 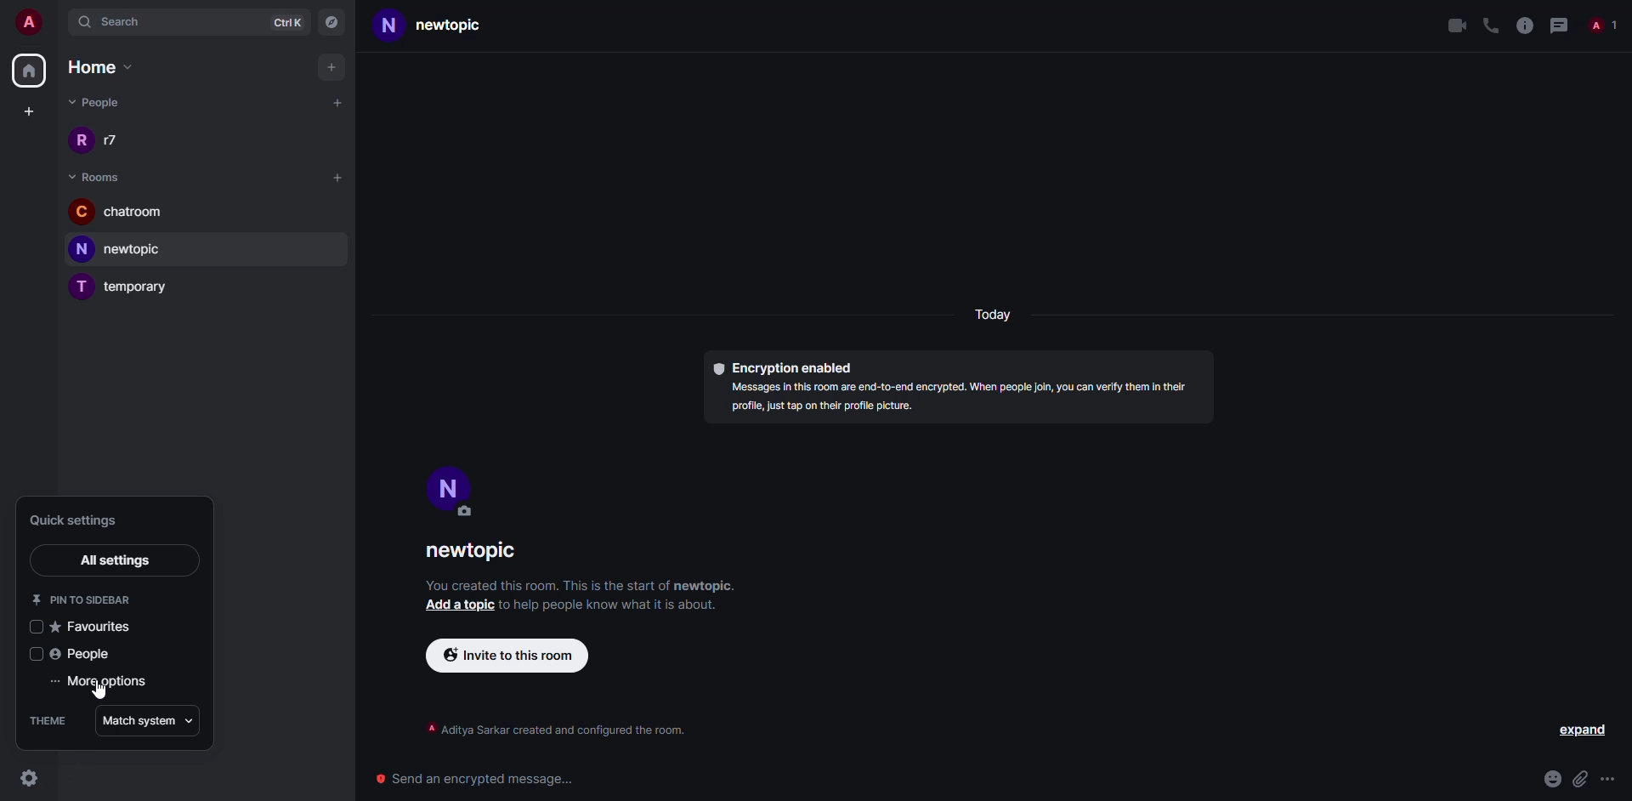 What do you see at coordinates (332, 21) in the screenshot?
I see `navigator` at bounding box center [332, 21].